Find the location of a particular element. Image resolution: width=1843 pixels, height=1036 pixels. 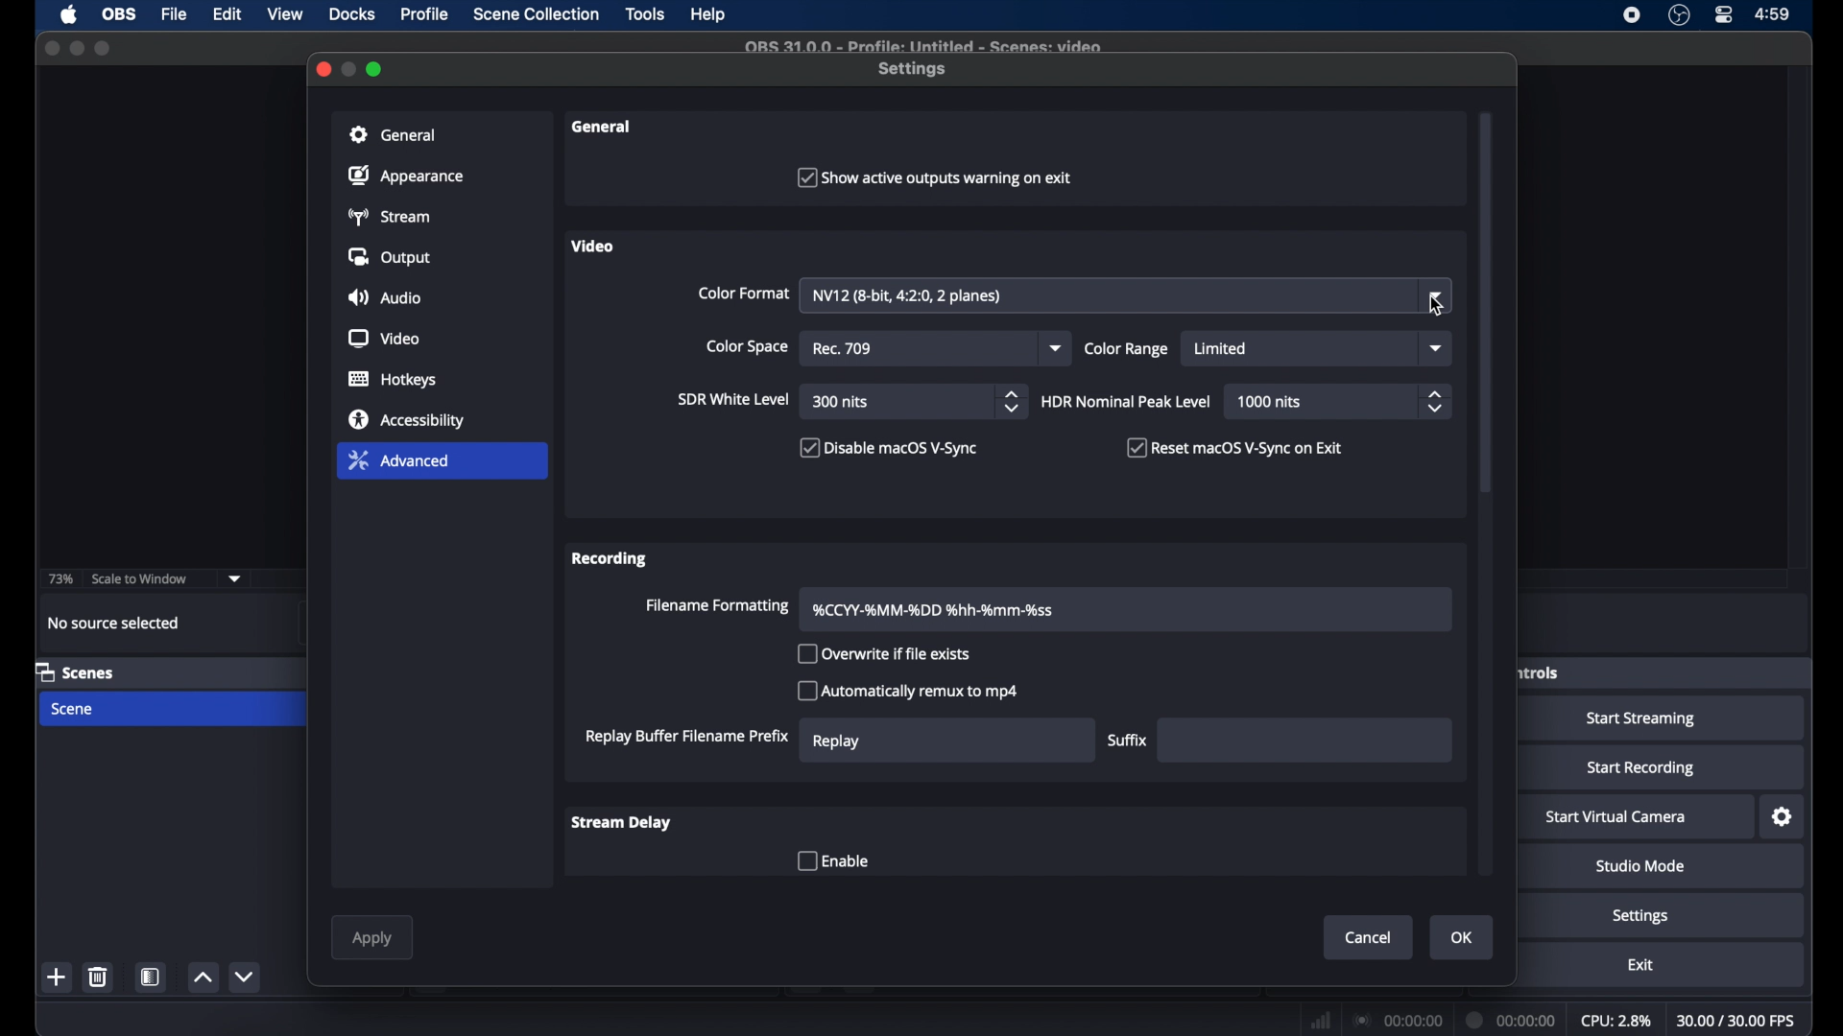

OBS 31.0.0 - Profile: Untitled - Scenes: video is located at coordinates (927, 45).